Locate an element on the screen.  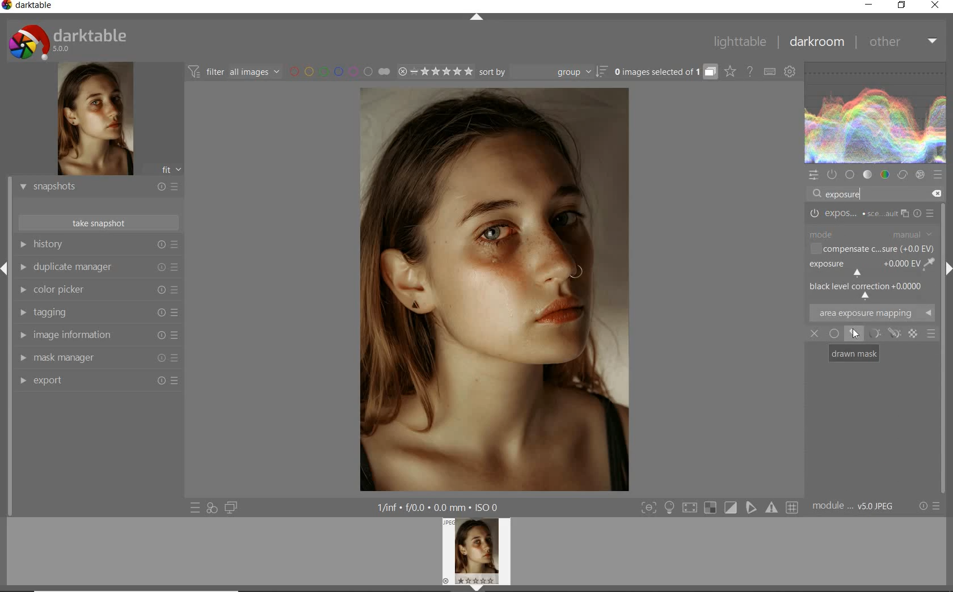
other is located at coordinates (901, 43).